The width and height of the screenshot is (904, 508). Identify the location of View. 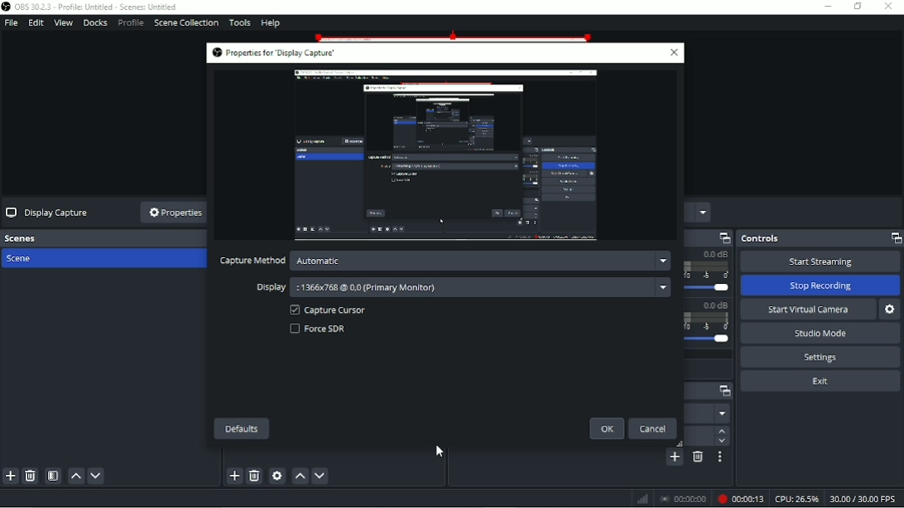
(63, 22).